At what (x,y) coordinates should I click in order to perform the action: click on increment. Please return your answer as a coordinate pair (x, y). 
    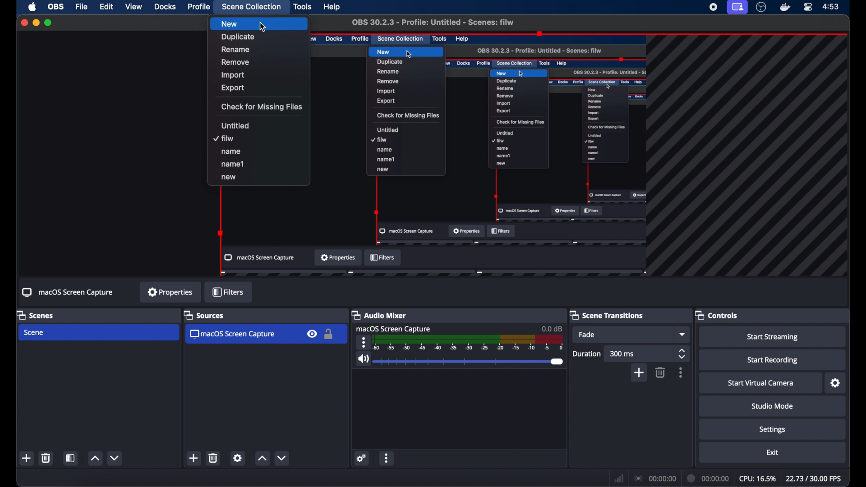
    Looking at the image, I should click on (95, 458).